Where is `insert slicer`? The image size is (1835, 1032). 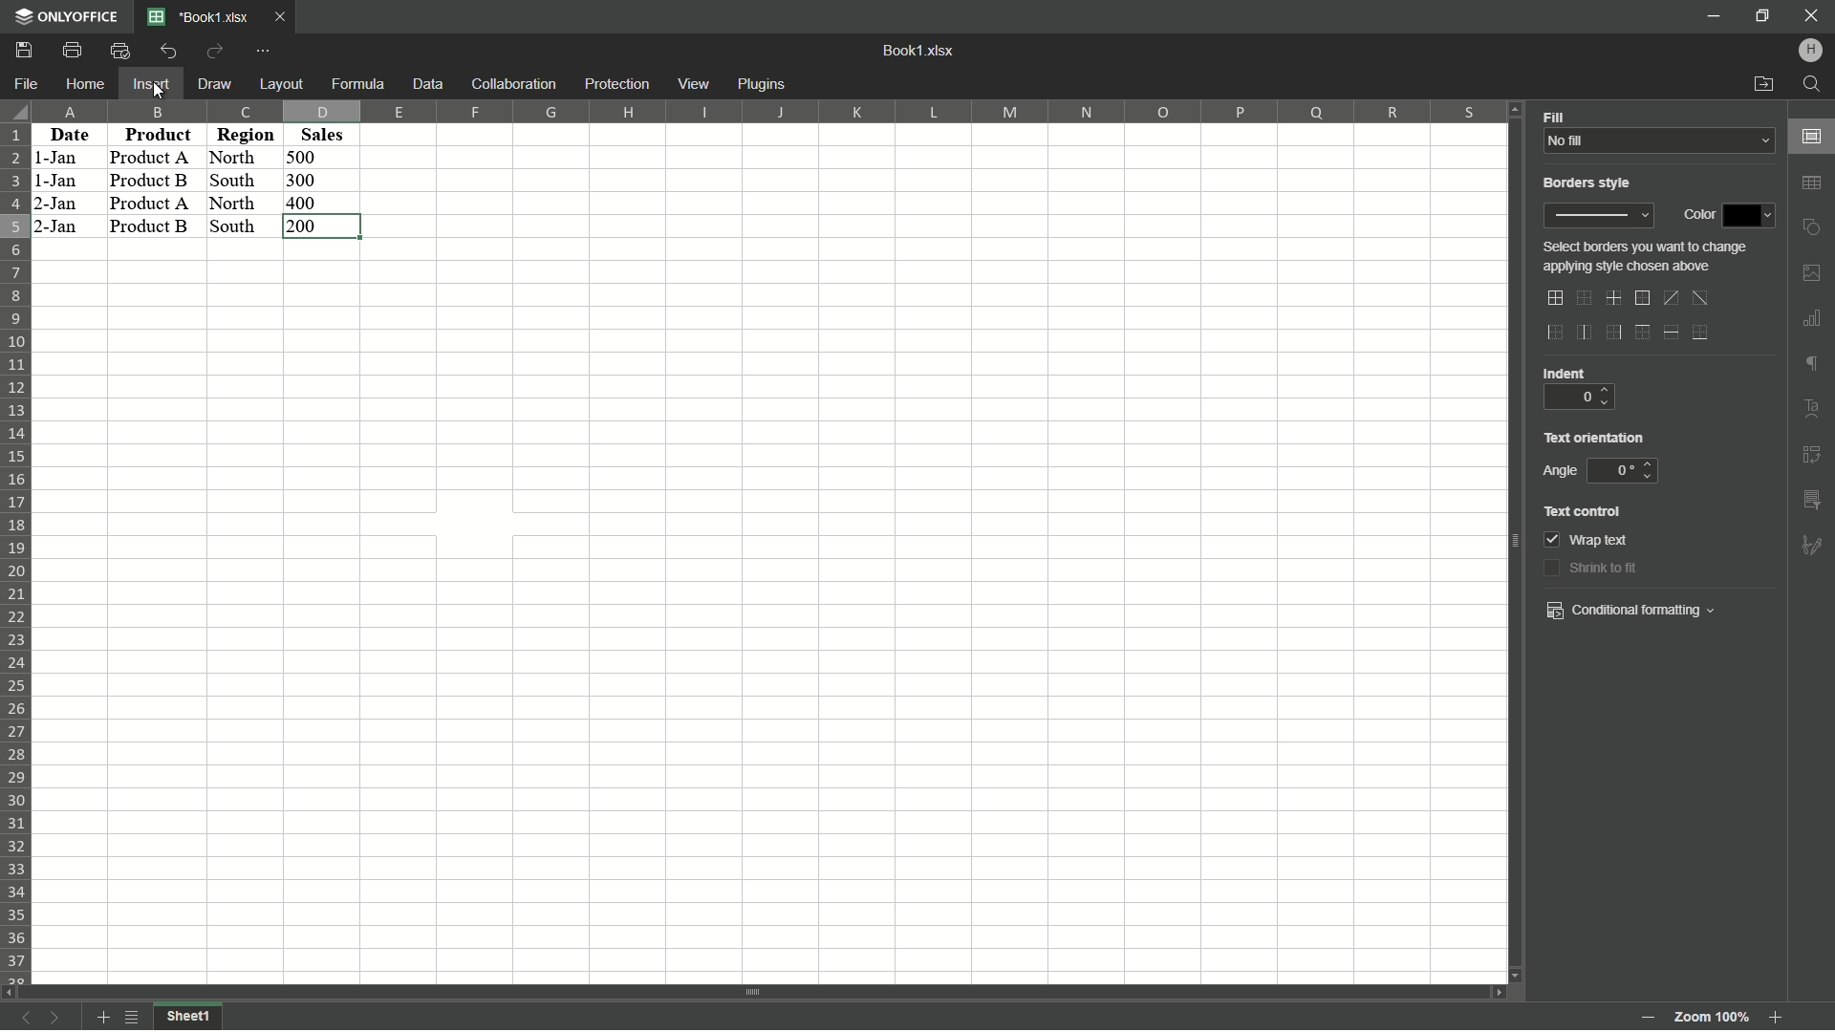
insert slicer is located at coordinates (1812, 498).